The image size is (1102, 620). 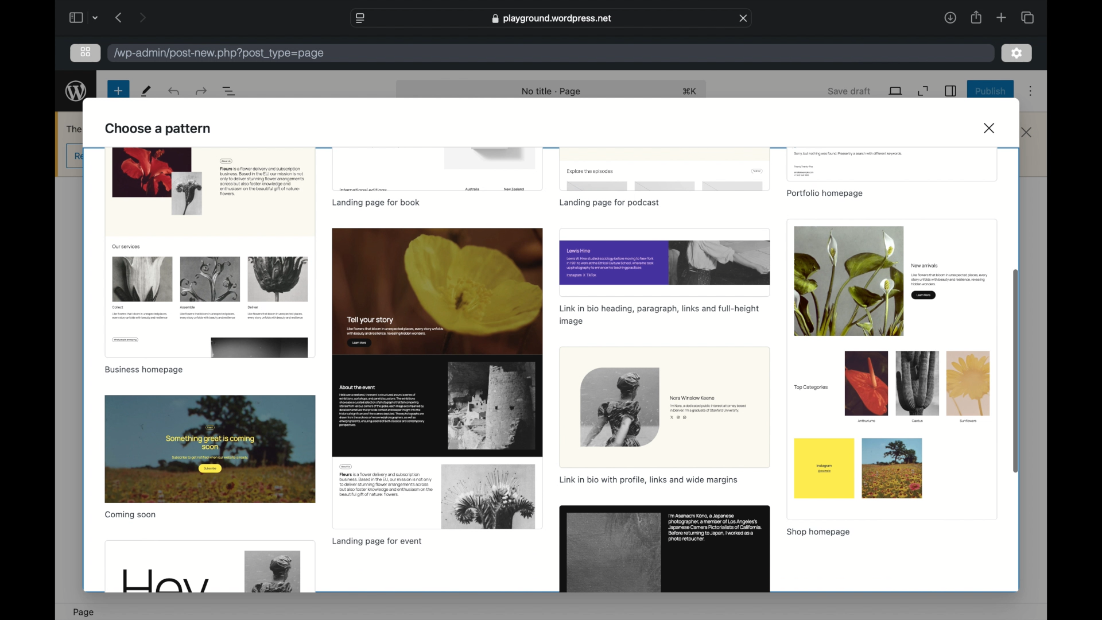 What do you see at coordinates (143, 17) in the screenshot?
I see `next page` at bounding box center [143, 17].